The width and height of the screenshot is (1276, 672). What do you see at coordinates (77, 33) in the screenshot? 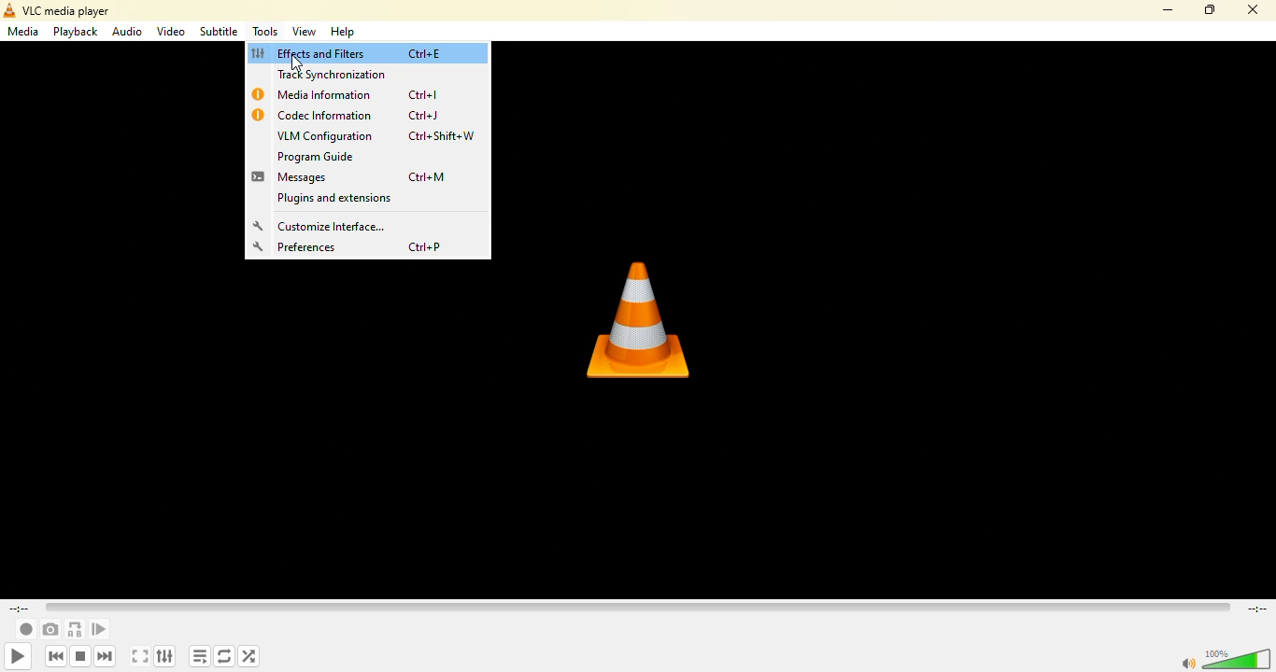
I see `playback` at bounding box center [77, 33].